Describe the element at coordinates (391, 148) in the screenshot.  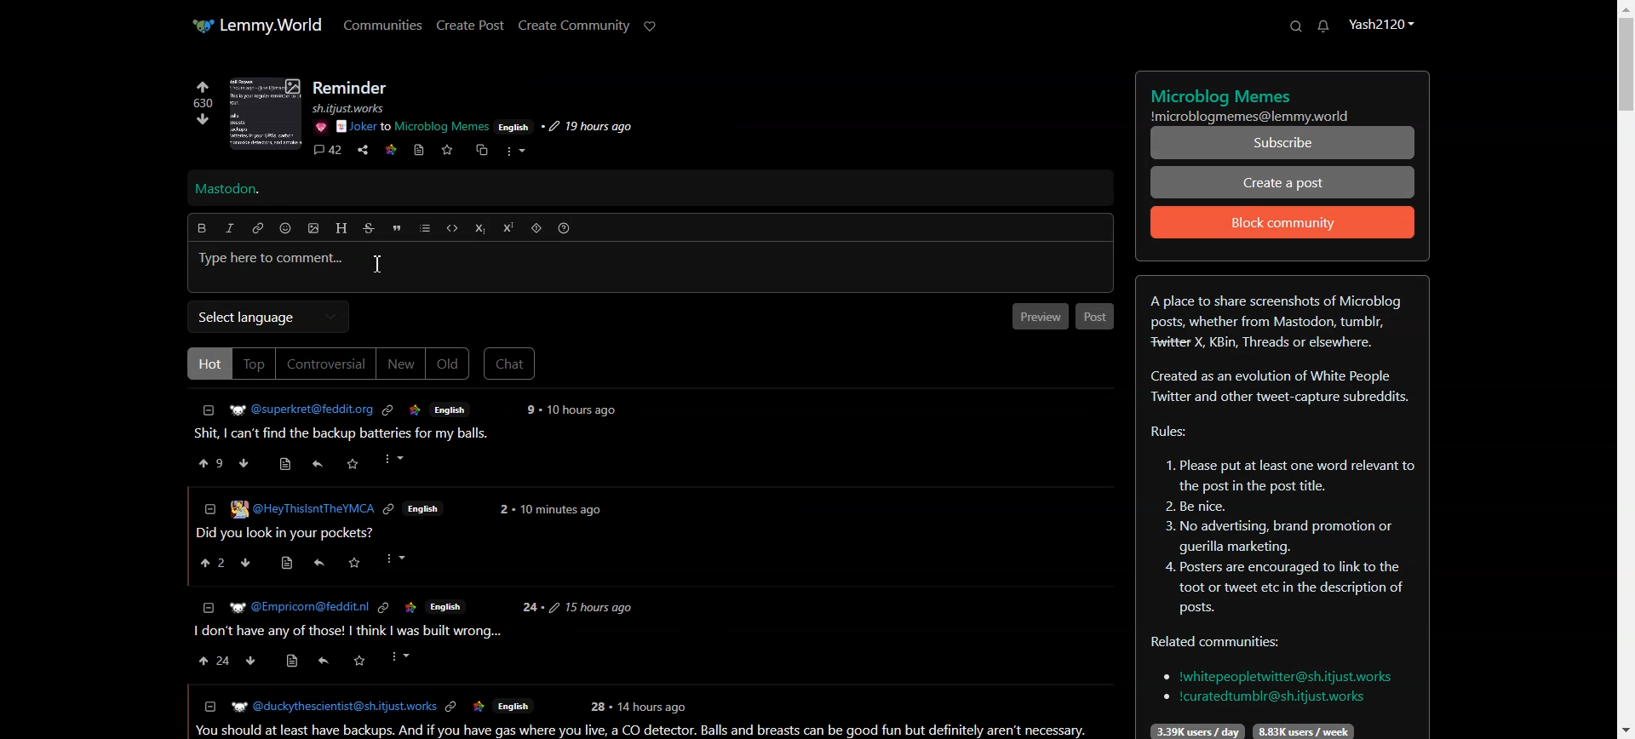
I see `Link` at that location.